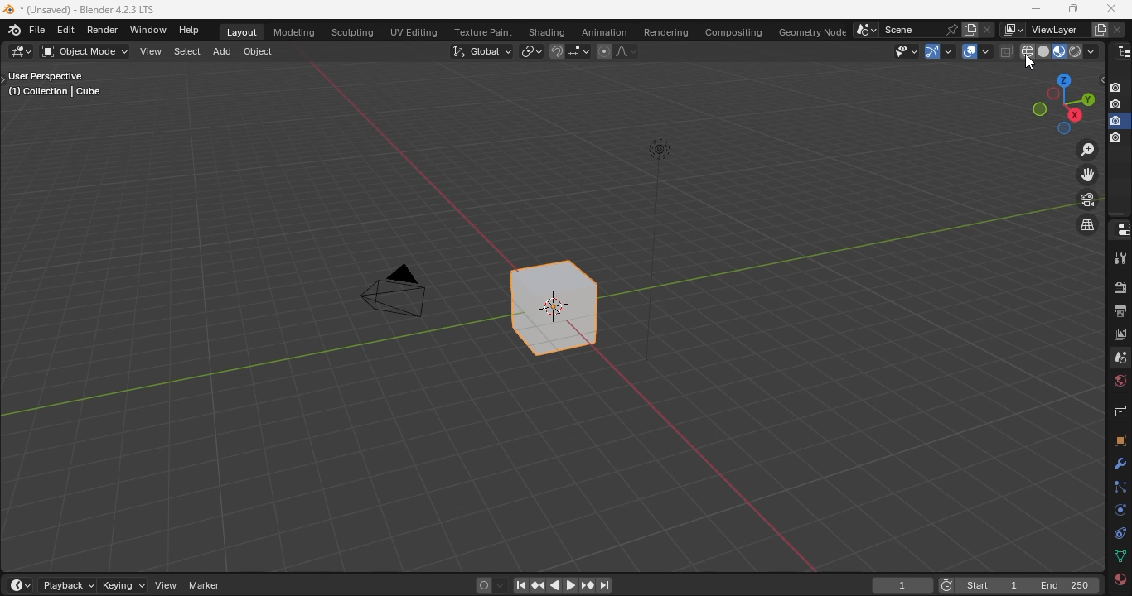  I want to click on Material, so click(1117, 583).